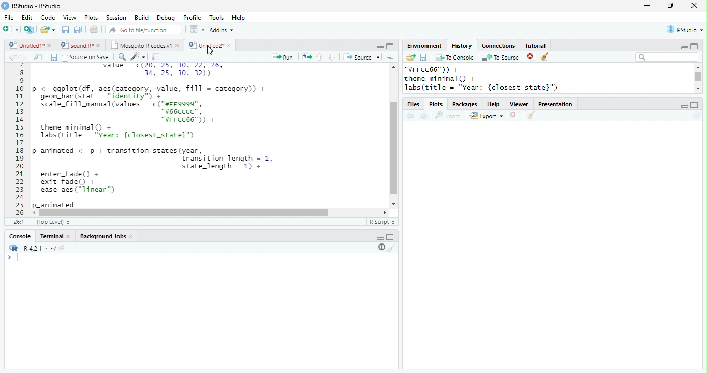 The width and height of the screenshot is (707, 373). I want to click on RStudio, so click(685, 29).